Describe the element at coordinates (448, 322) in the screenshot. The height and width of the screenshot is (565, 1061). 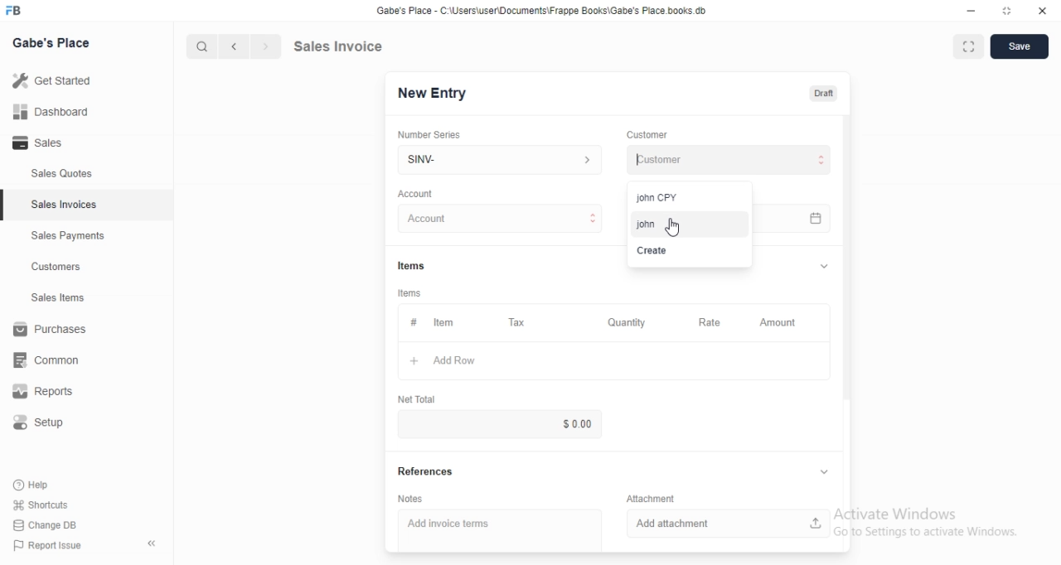
I see `tem` at that location.